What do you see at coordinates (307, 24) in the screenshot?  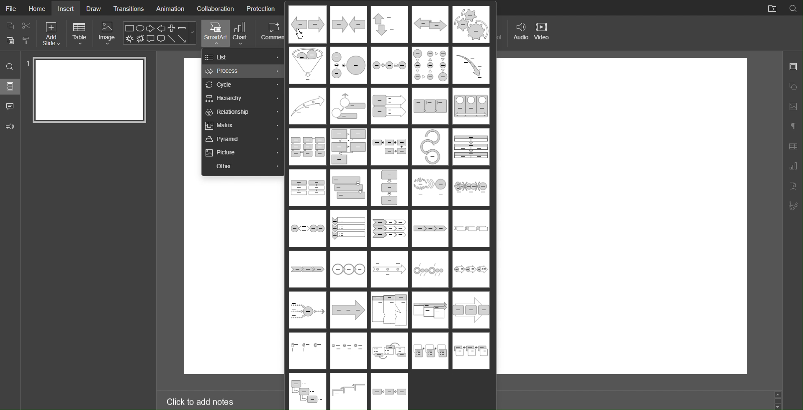 I see `Process Template 1` at bounding box center [307, 24].